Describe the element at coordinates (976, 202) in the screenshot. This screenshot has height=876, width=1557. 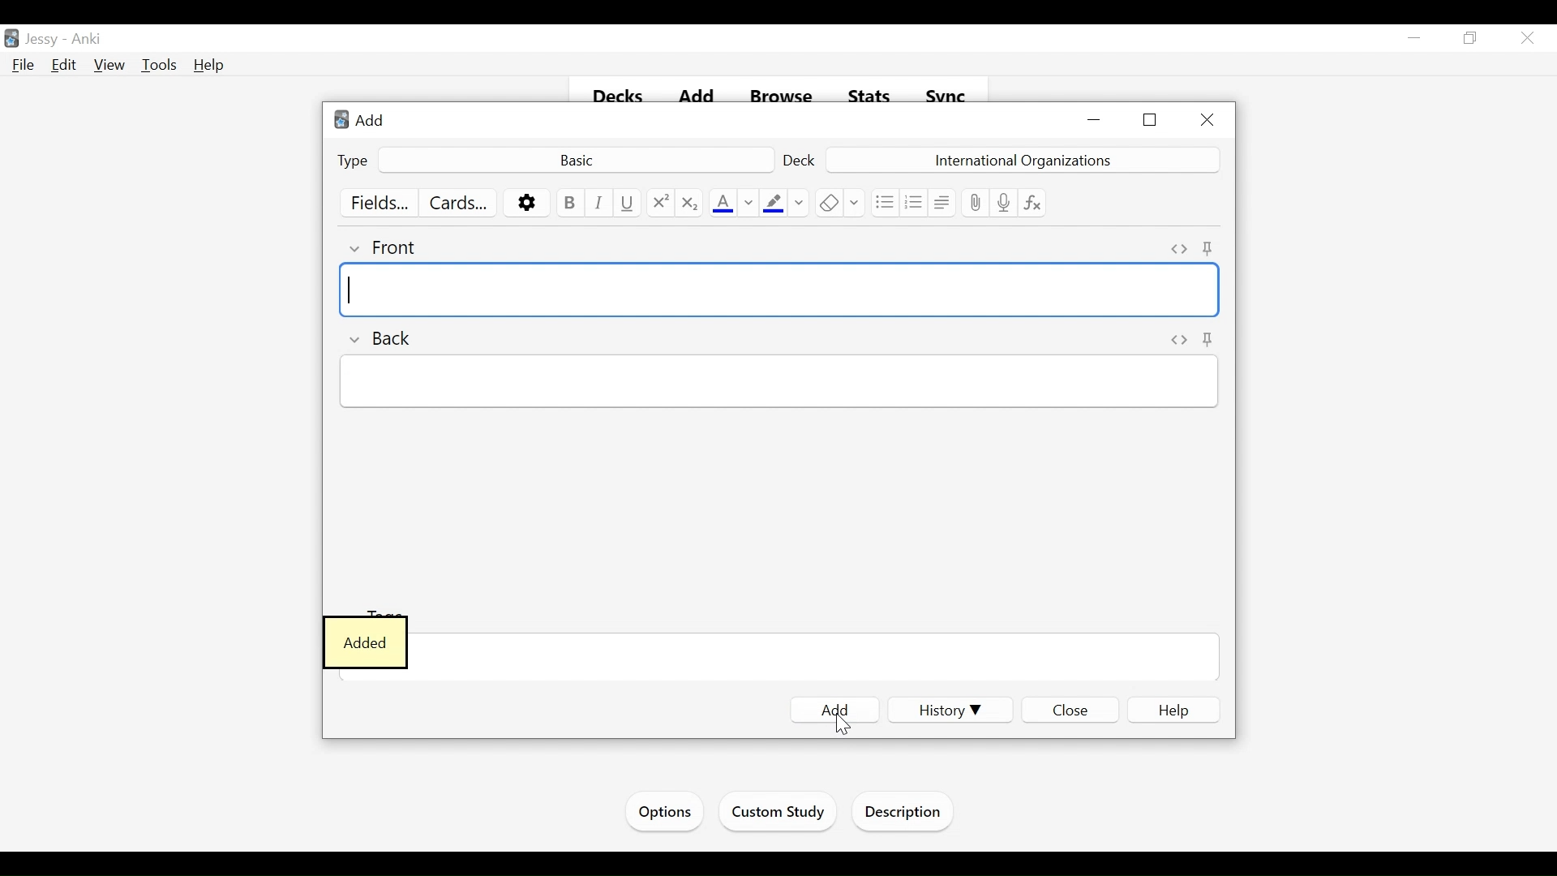
I see `Attach pictures` at that location.